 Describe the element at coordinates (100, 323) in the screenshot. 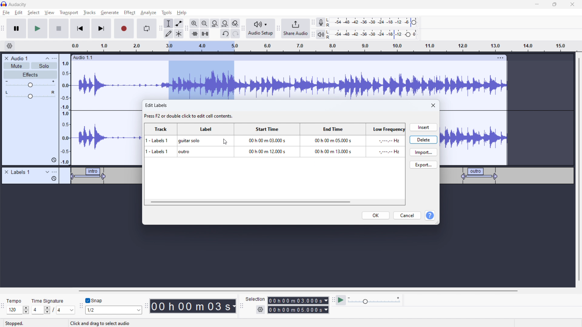

I see `click and drag to select audio` at that location.